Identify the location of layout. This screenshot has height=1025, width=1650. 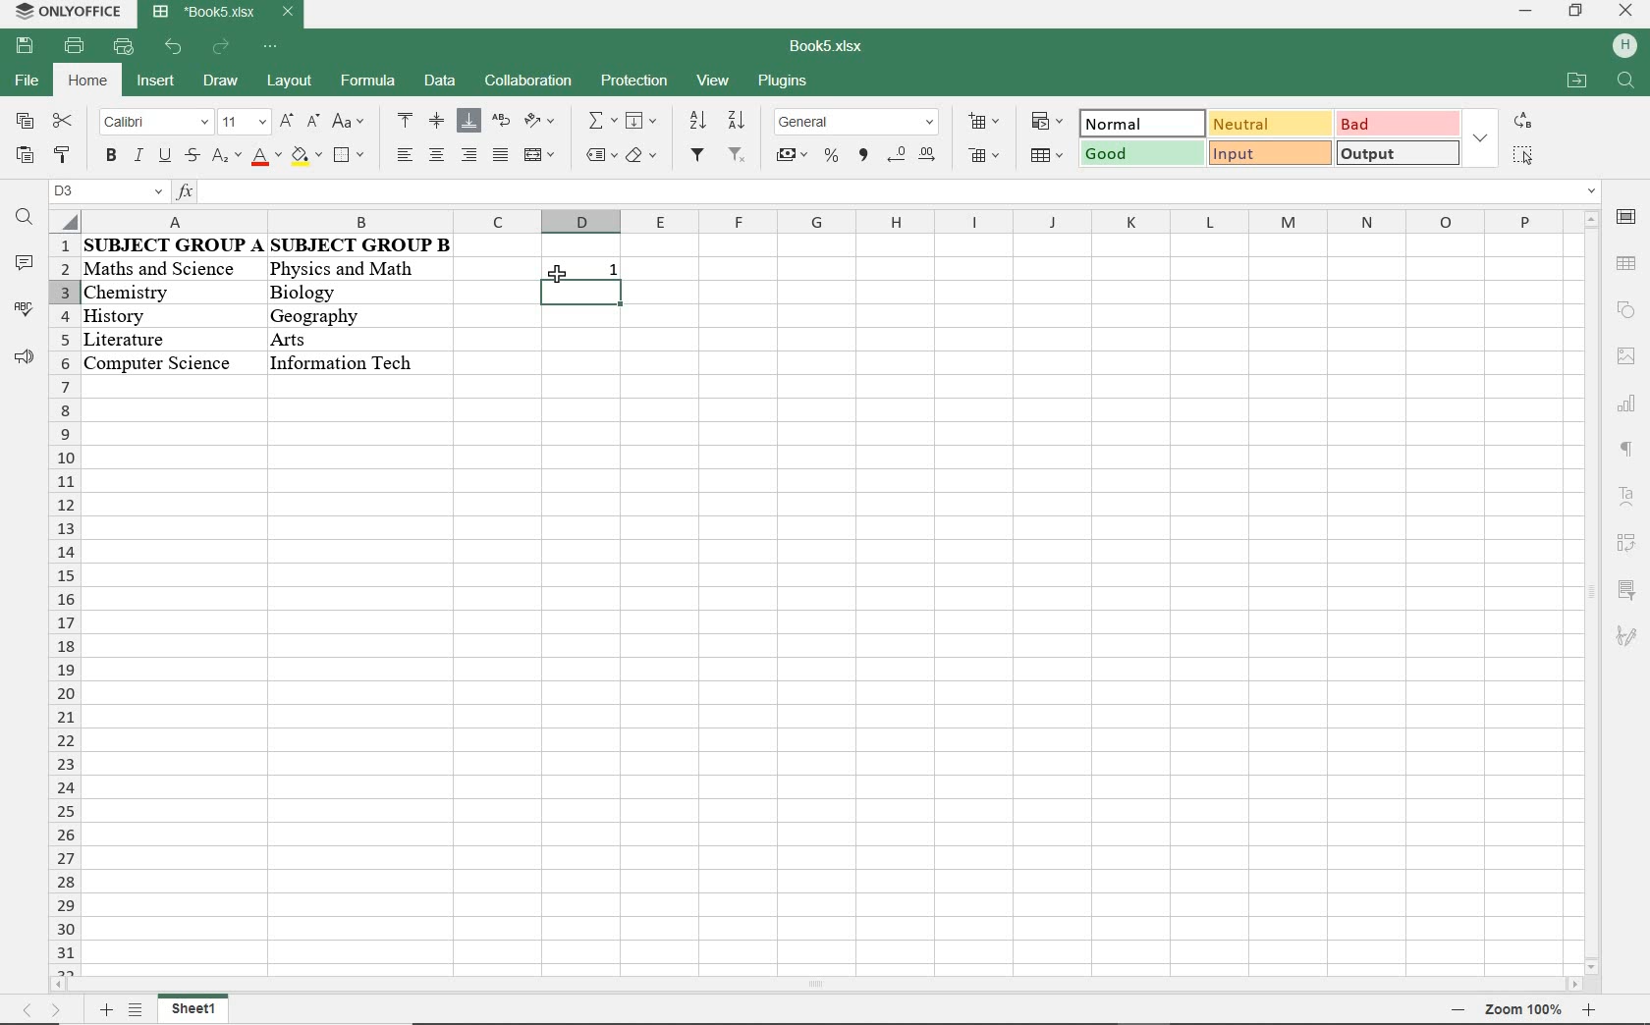
(289, 80).